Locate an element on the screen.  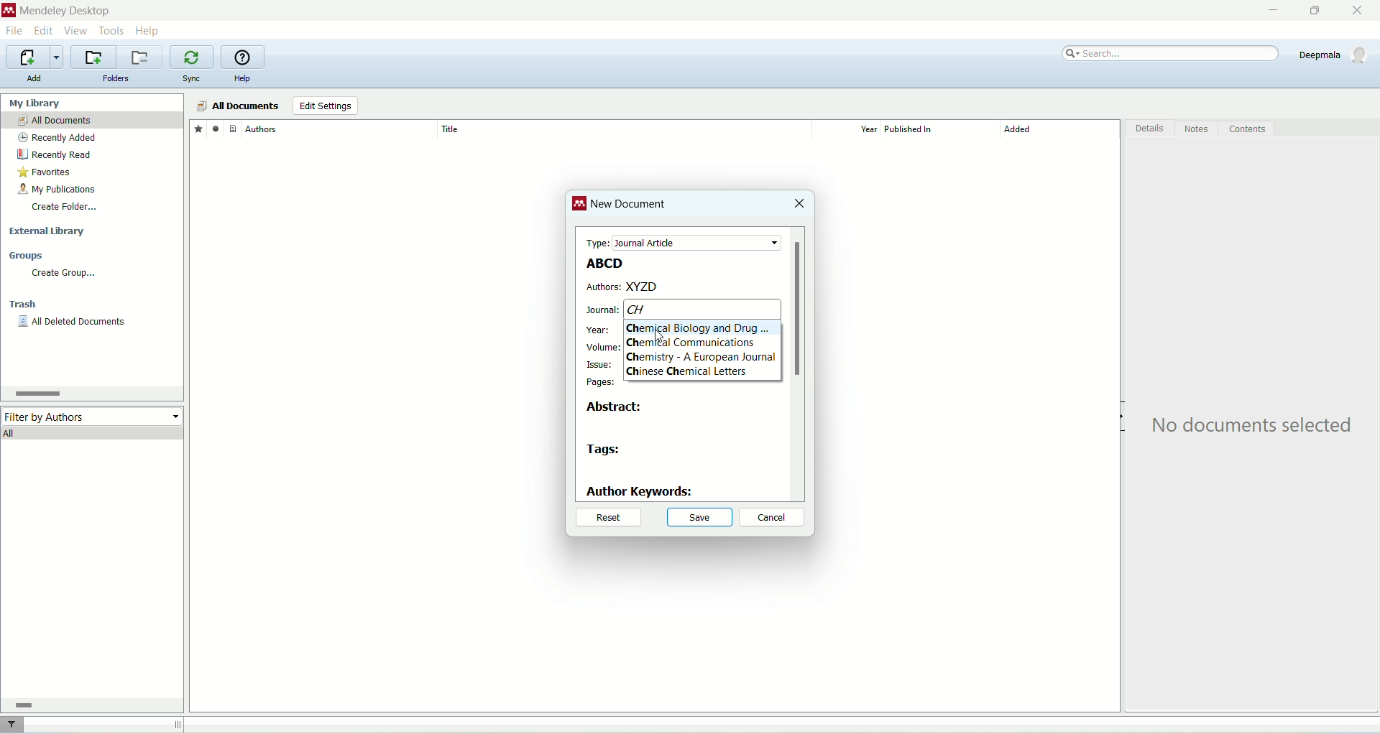
help is located at coordinates (149, 30).